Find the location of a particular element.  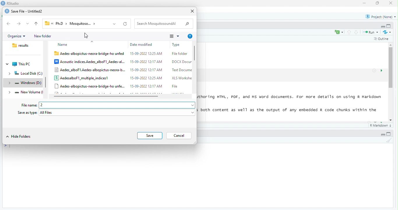

Project: (None) is located at coordinates (381, 17).